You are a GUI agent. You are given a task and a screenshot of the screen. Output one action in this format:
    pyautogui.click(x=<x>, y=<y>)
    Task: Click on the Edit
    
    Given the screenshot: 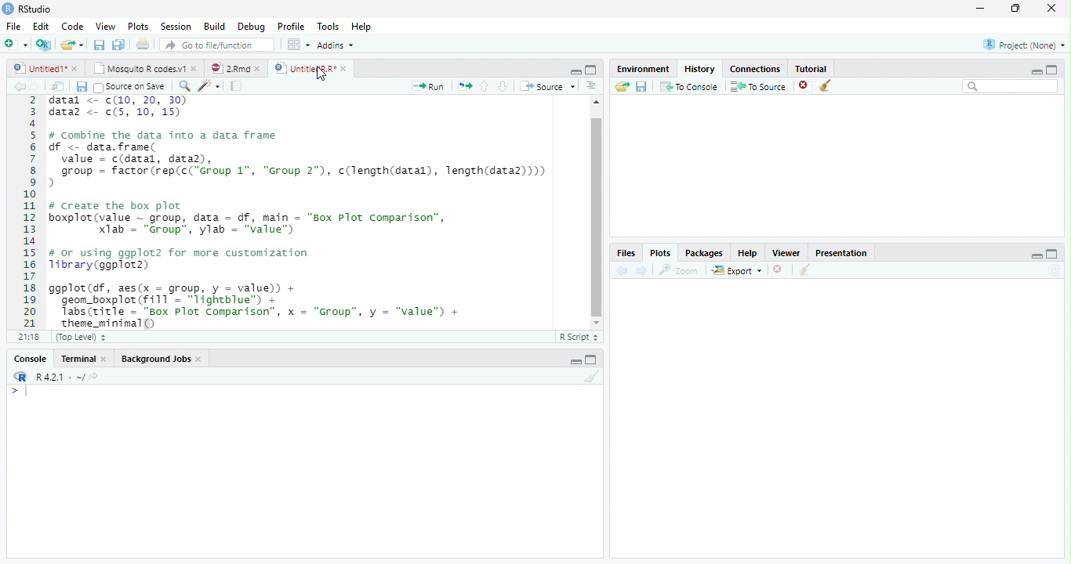 What is the action you would take?
    pyautogui.click(x=39, y=26)
    